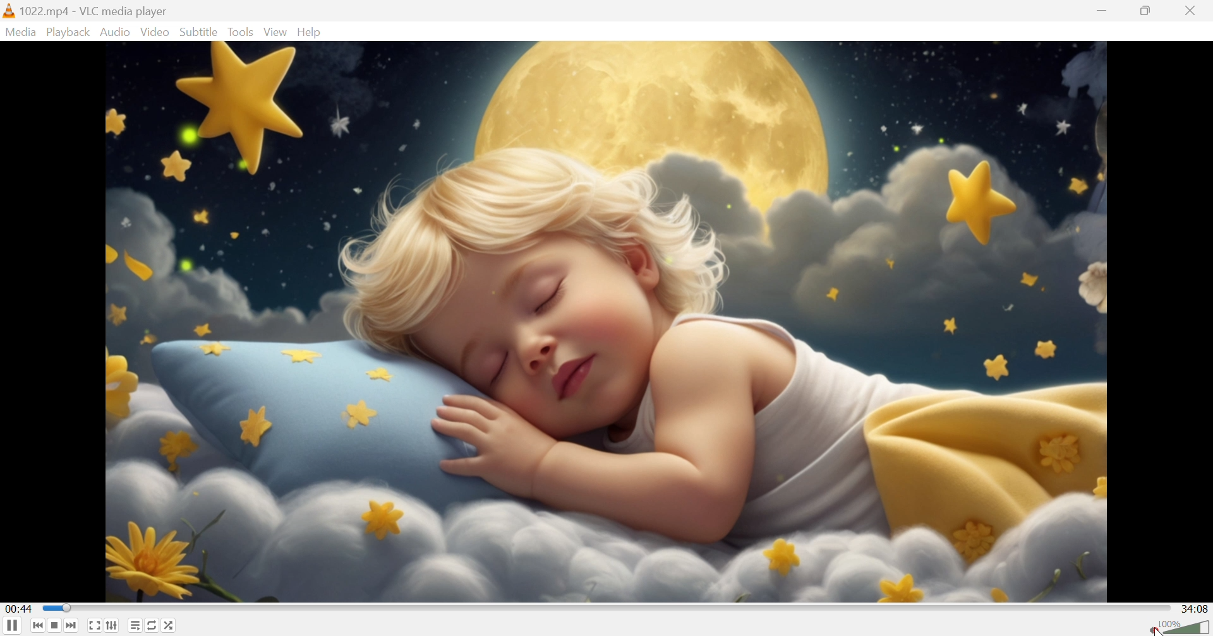  What do you see at coordinates (171, 627) in the screenshot?
I see `Random` at bounding box center [171, 627].